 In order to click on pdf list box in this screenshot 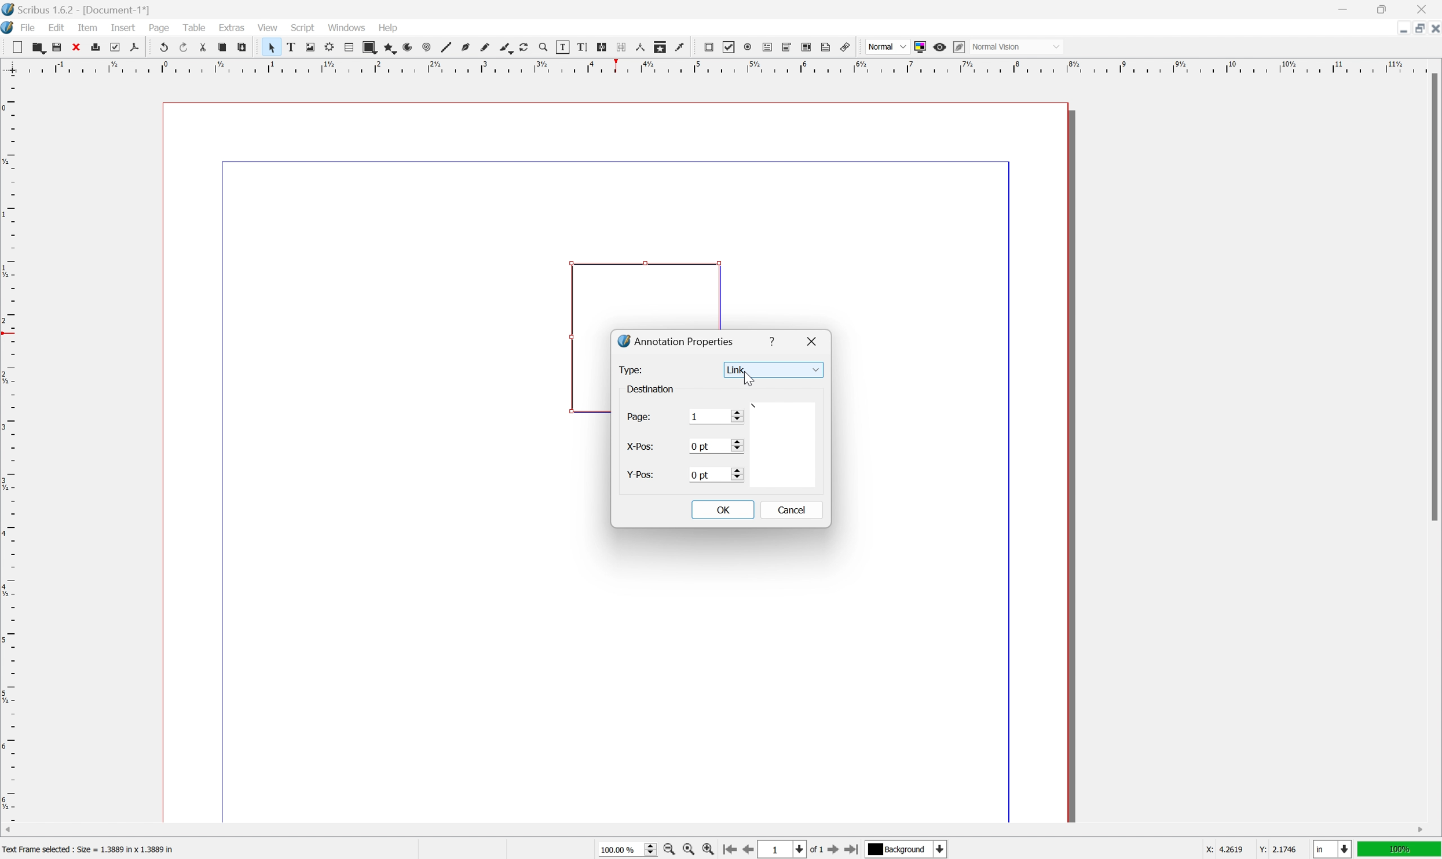, I will do `click(808, 46)`.